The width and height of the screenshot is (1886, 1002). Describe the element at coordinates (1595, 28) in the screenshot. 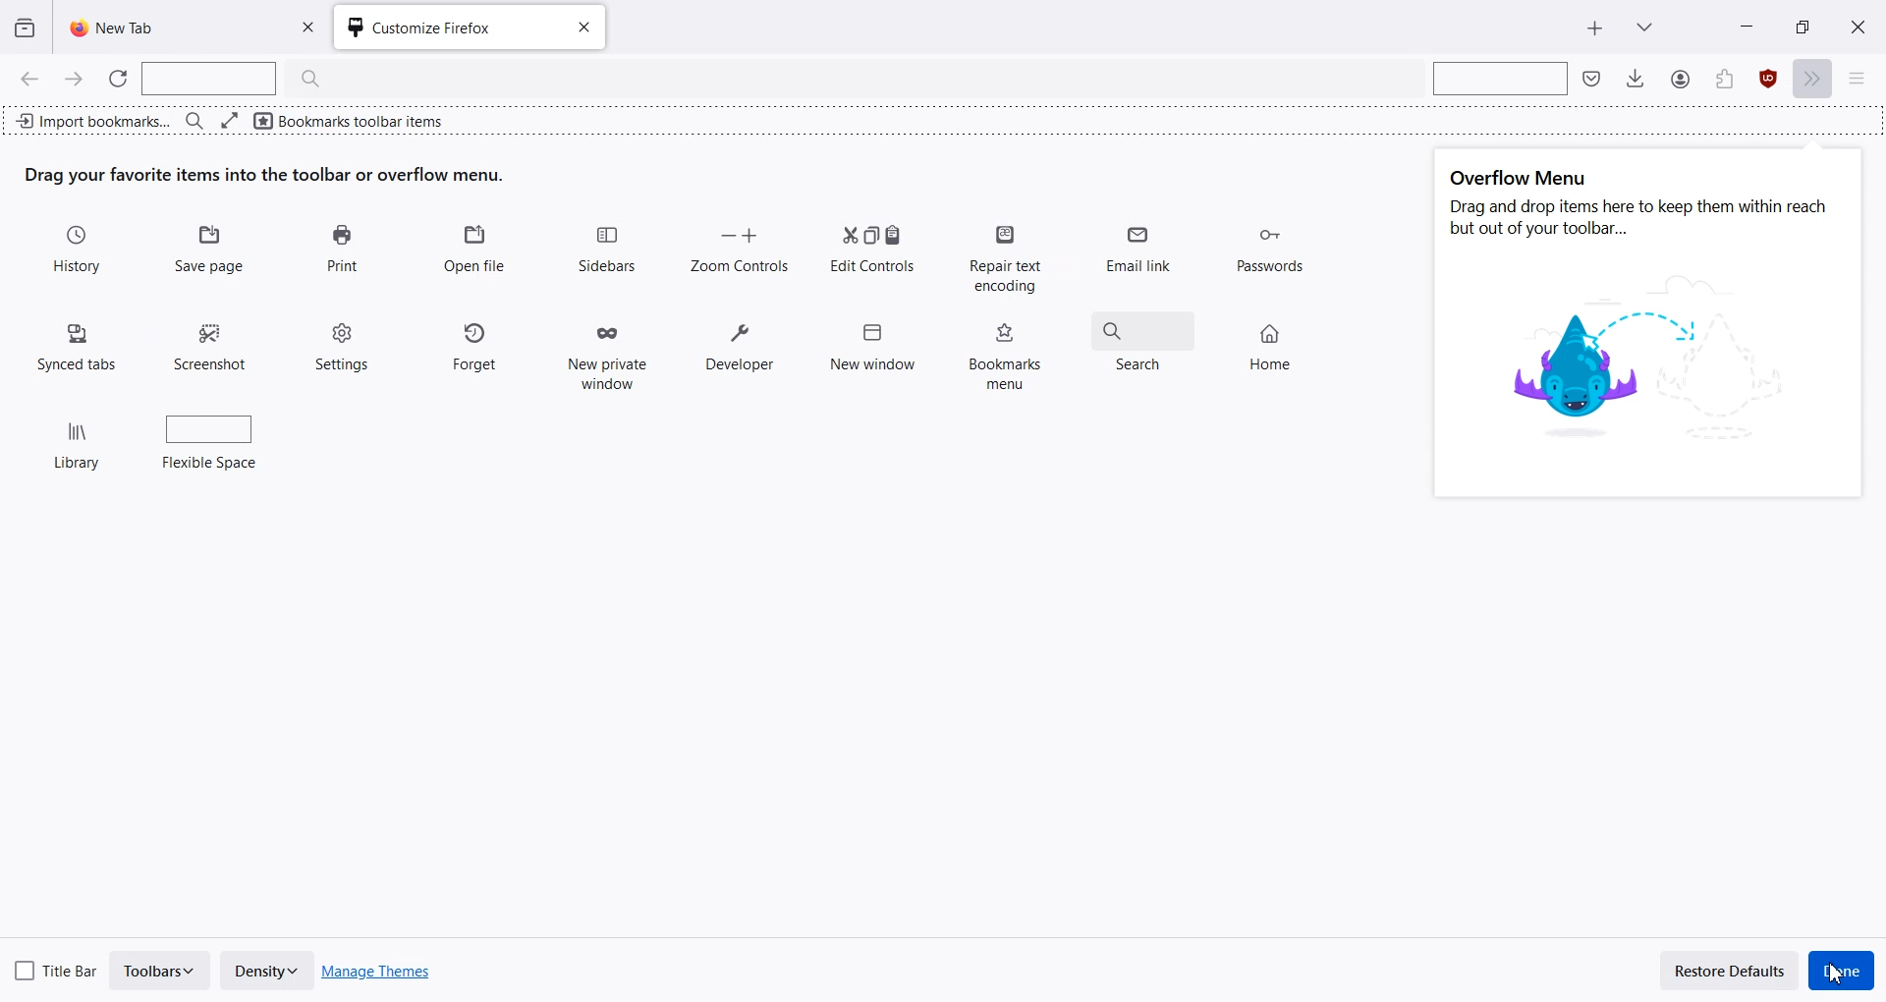

I see `New Tab` at that location.